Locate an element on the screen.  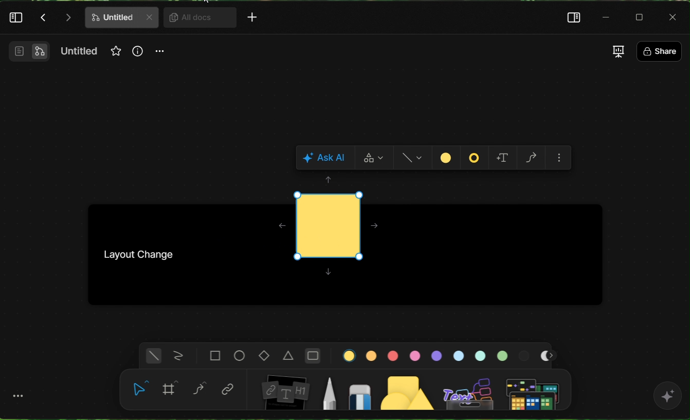
board is located at coordinates (284, 390).